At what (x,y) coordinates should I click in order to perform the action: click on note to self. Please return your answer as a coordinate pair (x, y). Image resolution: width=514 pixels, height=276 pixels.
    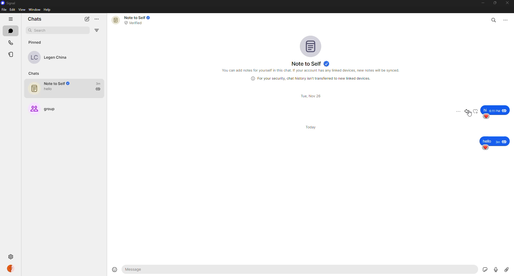
    Looking at the image, I should click on (67, 89).